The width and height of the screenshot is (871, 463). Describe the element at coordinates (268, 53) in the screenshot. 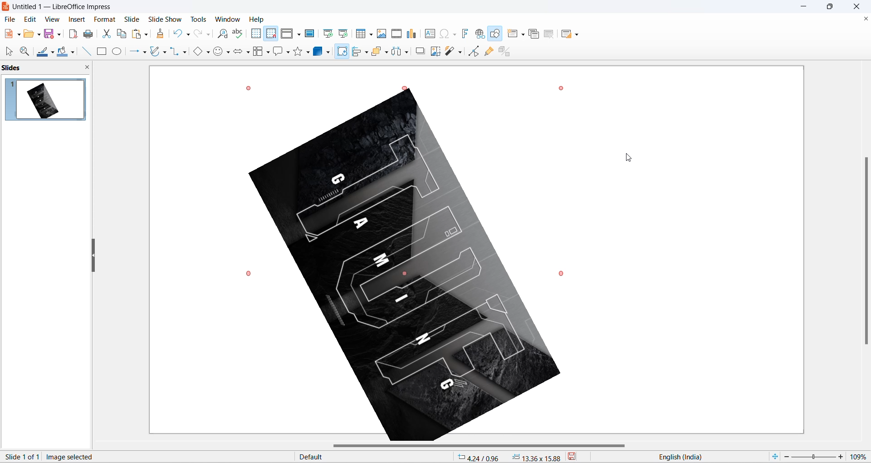

I see `flow chart options` at that location.